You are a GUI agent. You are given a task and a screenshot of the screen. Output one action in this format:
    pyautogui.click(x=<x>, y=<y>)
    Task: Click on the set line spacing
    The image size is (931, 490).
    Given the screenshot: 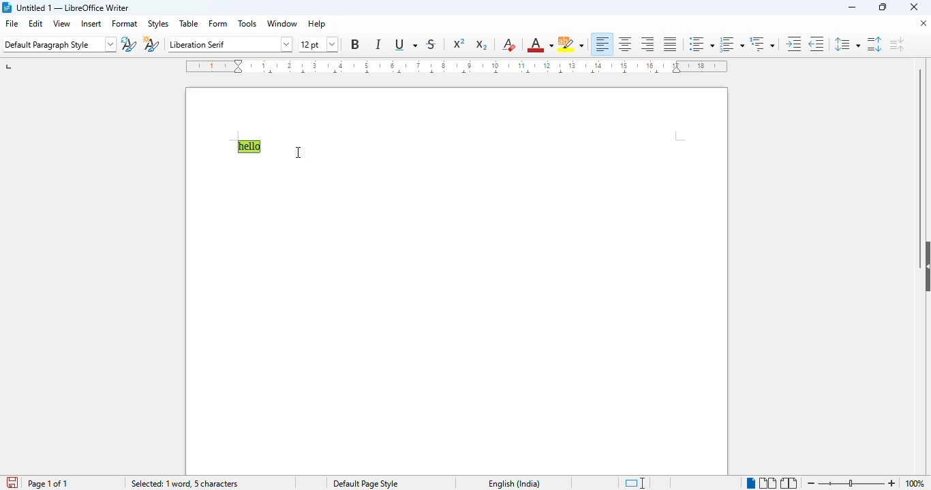 What is the action you would take?
    pyautogui.click(x=846, y=44)
    